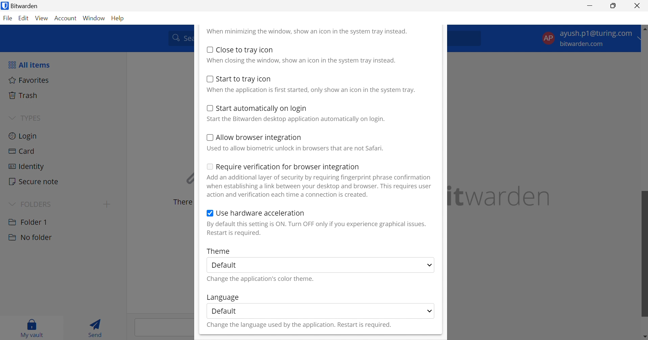 This screenshot has width=648, height=340. What do you see at coordinates (97, 327) in the screenshot?
I see `Send` at bounding box center [97, 327].